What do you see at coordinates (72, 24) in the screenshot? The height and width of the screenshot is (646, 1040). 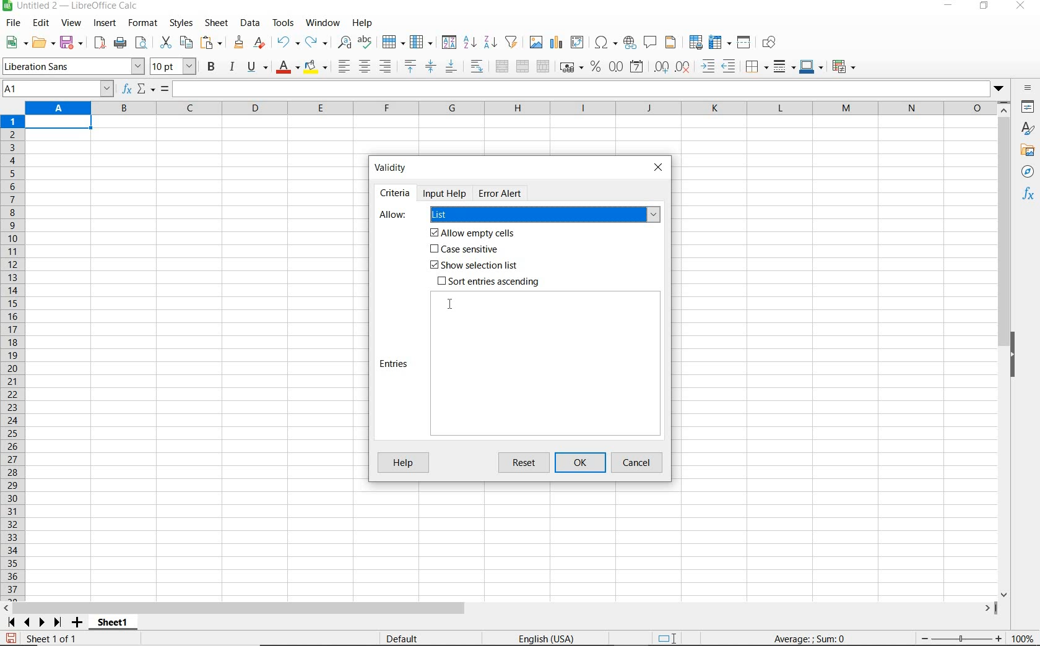 I see `view` at bounding box center [72, 24].